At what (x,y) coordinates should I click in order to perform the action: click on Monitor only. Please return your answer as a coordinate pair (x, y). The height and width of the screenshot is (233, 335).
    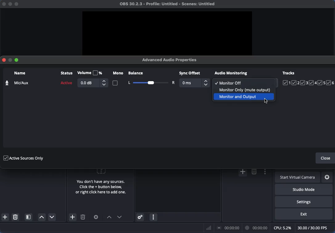
    Looking at the image, I should click on (244, 89).